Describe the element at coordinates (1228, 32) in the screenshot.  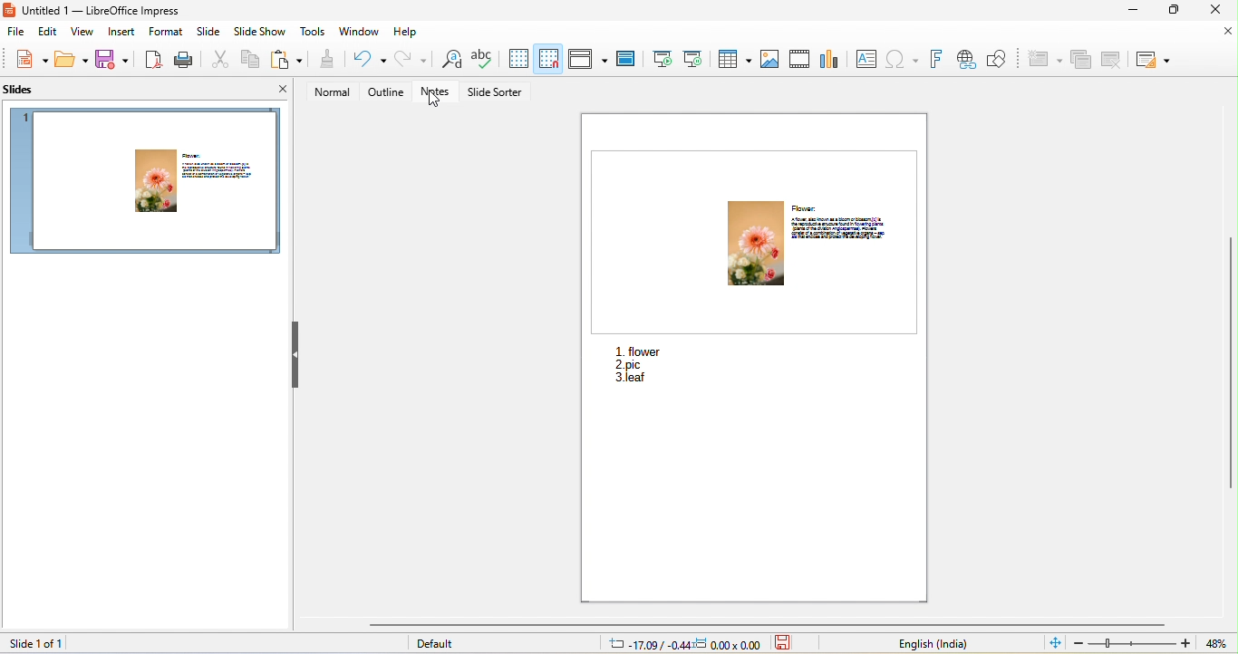
I see `close` at that location.